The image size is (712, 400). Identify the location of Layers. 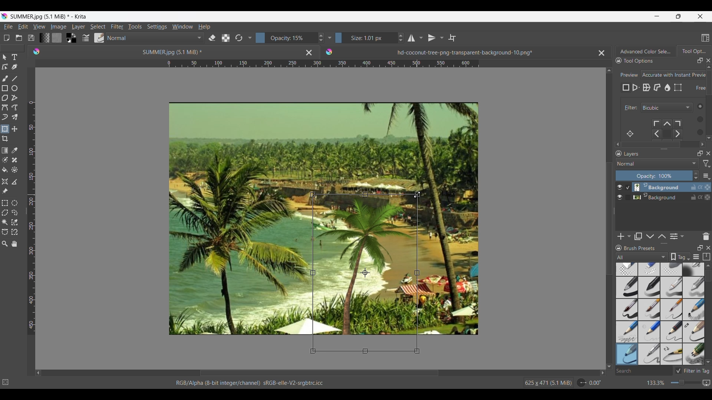
(659, 154).